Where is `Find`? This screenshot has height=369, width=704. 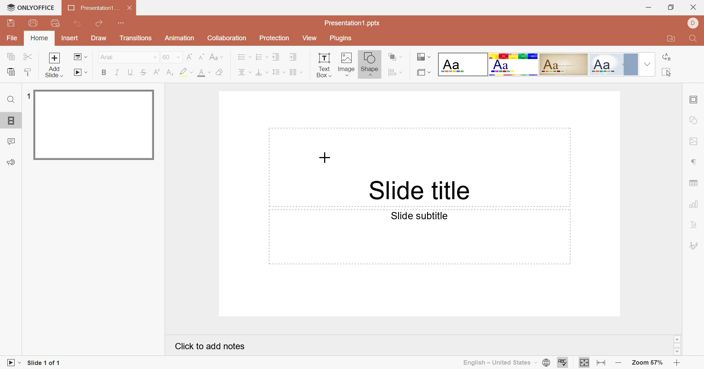
Find is located at coordinates (693, 39).